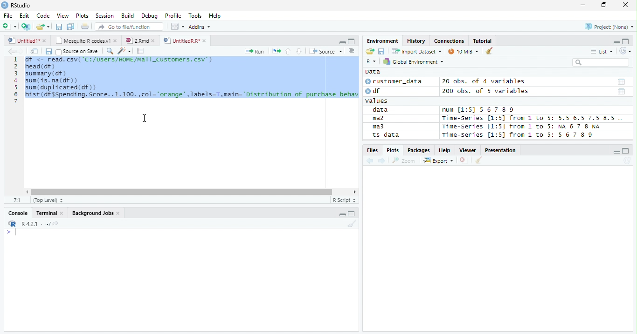  I want to click on Scroll, so click(190, 193).